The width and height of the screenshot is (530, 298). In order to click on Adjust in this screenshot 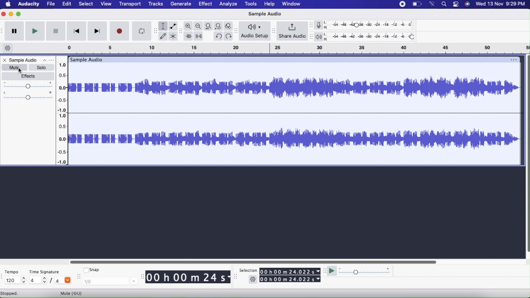, I will do `click(236, 30)`.